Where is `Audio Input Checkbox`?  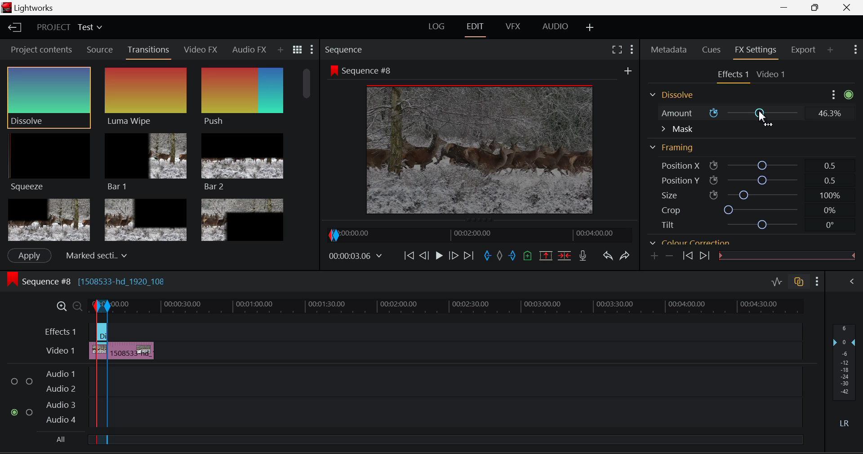 Audio Input Checkbox is located at coordinates (29, 378).